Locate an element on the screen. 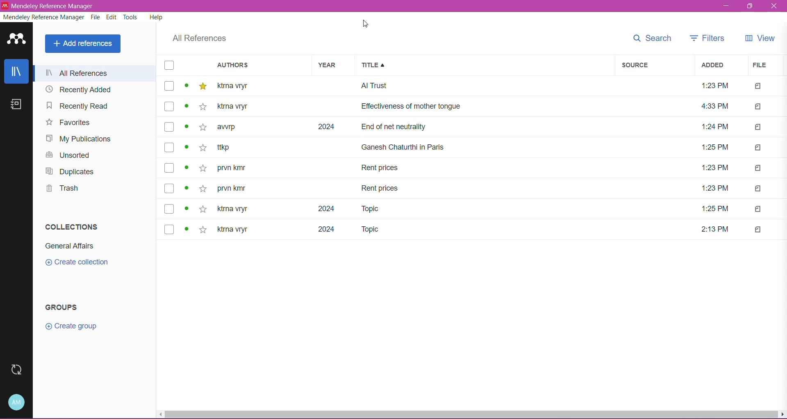  Recently Added is located at coordinates (76, 90).